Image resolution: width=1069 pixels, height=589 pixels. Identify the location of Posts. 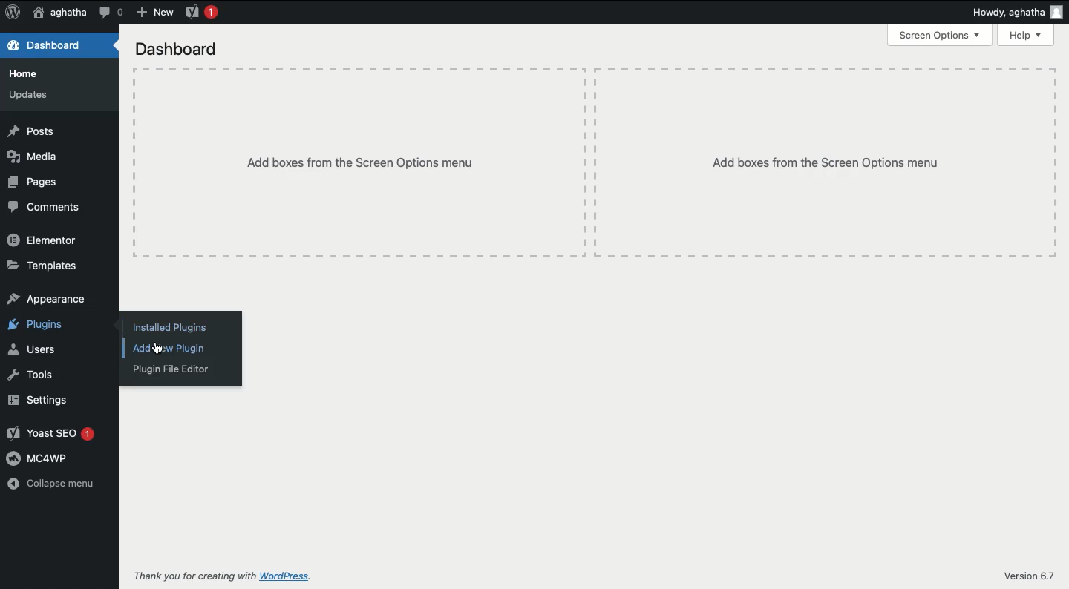
(30, 131).